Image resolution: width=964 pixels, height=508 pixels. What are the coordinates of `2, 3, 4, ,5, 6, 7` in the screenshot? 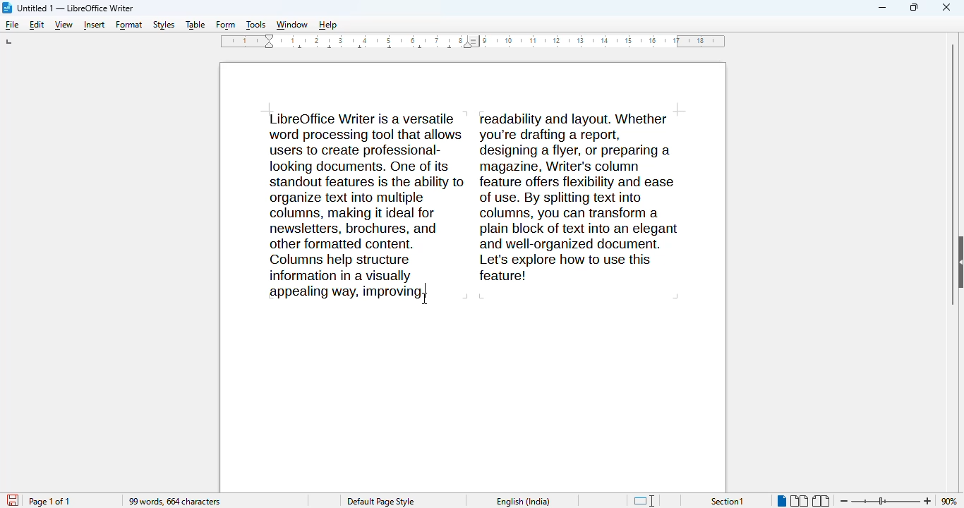 It's located at (373, 38).